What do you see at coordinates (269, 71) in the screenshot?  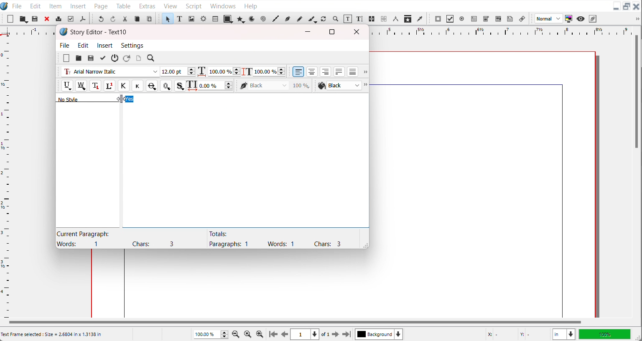 I see `Text Height Adjuster` at bounding box center [269, 71].